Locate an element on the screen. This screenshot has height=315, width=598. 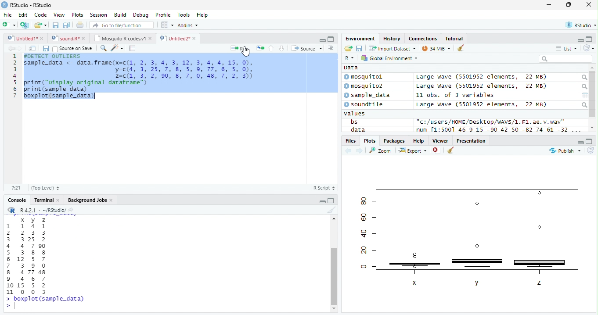
Export is located at coordinates (413, 151).